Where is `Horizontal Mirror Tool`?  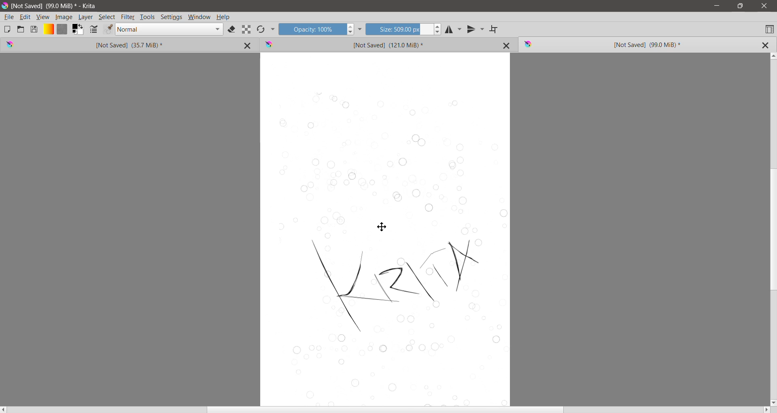 Horizontal Mirror Tool is located at coordinates (454, 29).